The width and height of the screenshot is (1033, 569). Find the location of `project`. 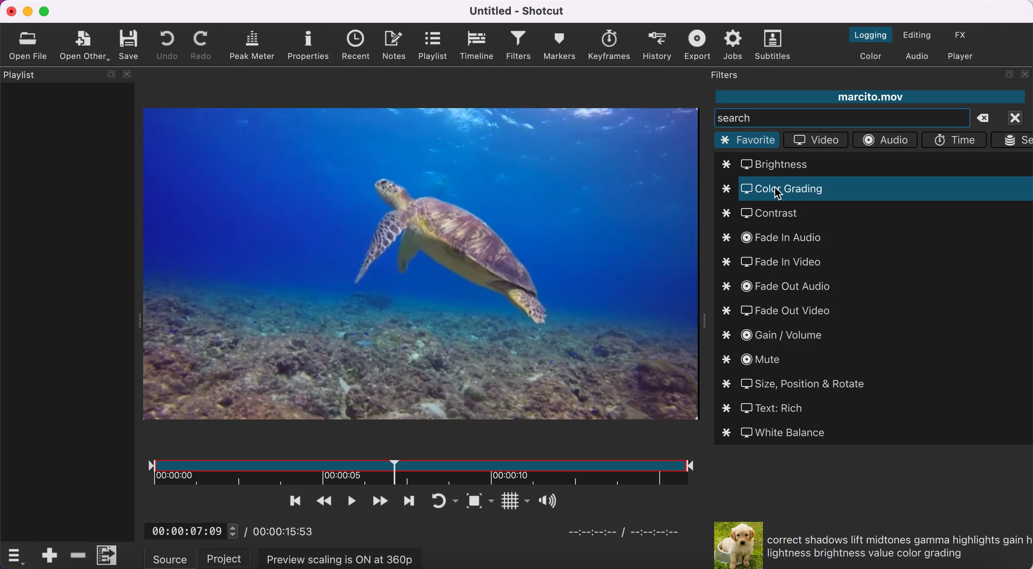

project is located at coordinates (223, 558).